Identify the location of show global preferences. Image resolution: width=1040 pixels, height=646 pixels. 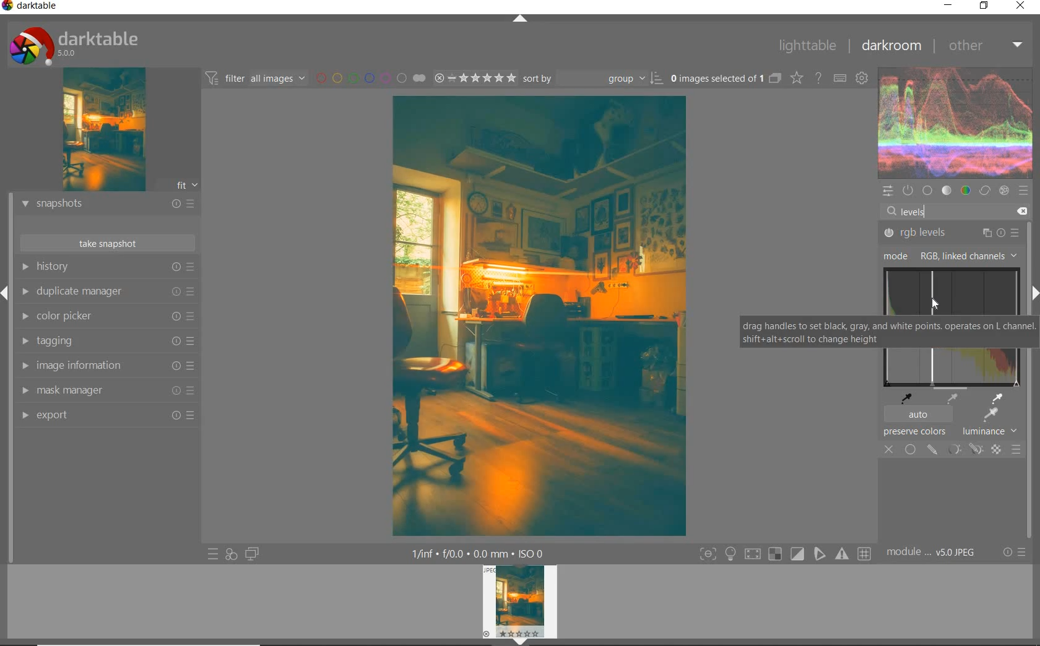
(862, 79).